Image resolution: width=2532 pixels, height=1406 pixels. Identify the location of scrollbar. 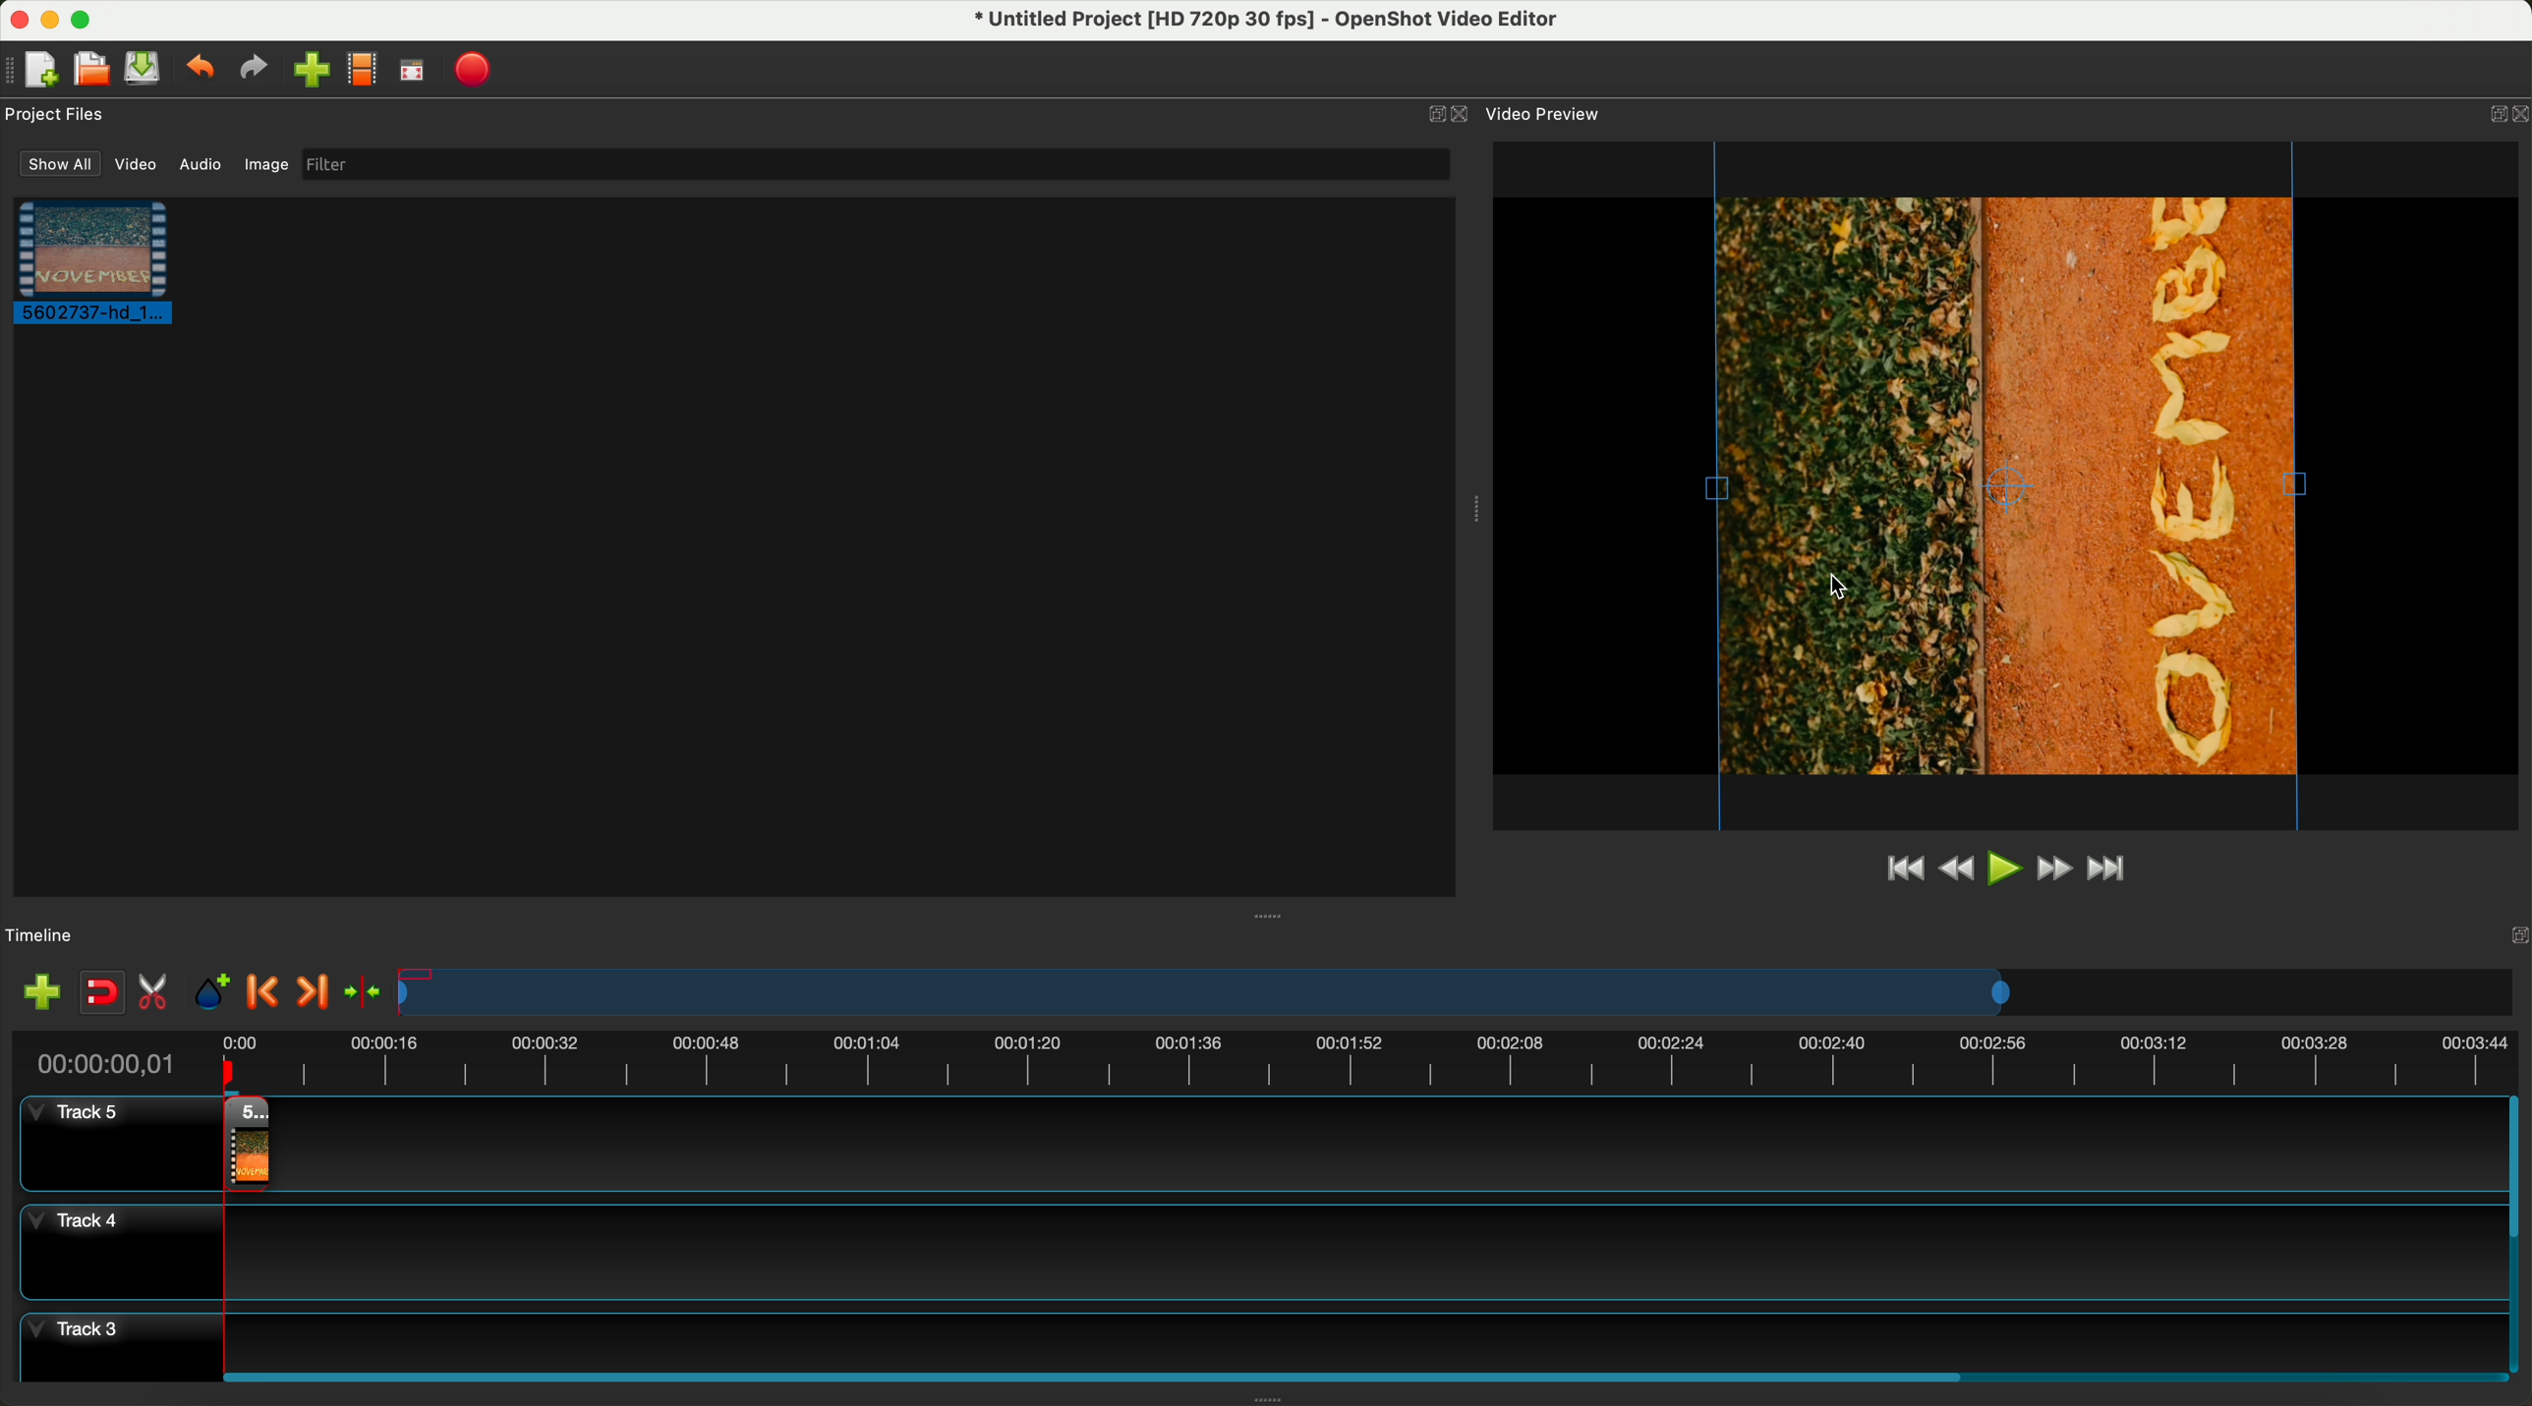
(2516, 1231).